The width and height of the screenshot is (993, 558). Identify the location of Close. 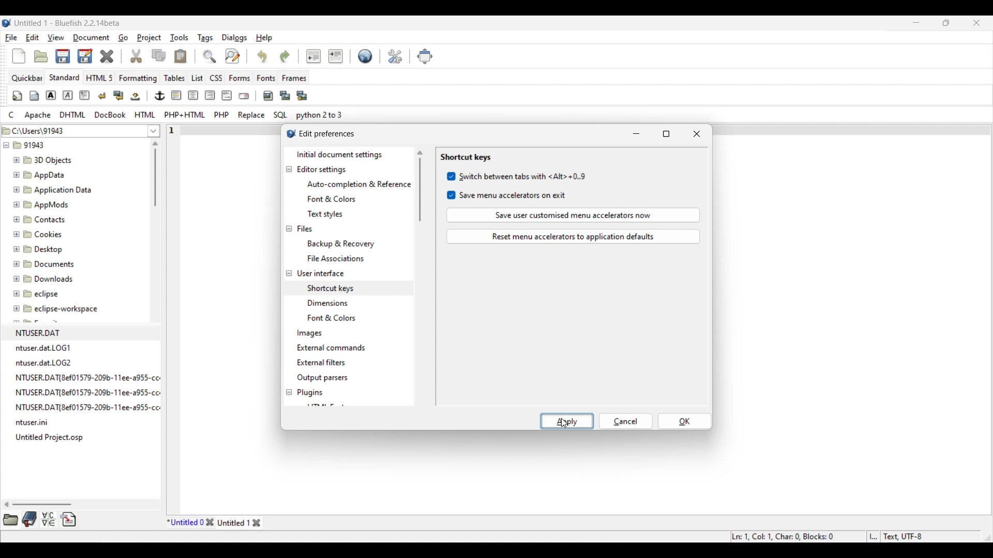
(697, 134).